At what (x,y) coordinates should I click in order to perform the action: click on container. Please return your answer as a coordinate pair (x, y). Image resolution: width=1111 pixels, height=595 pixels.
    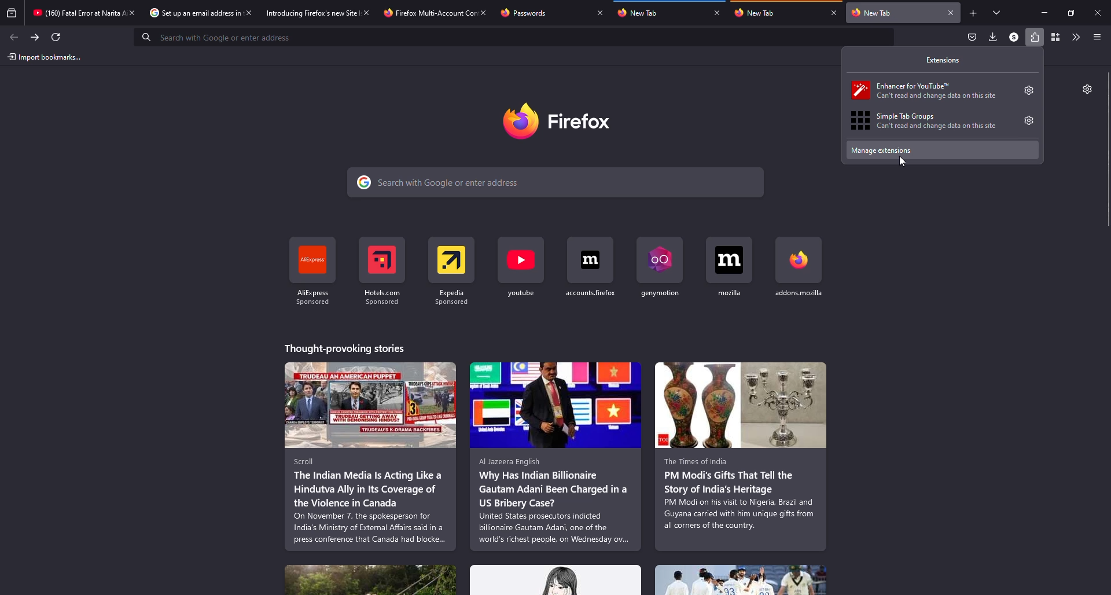
    Looking at the image, I should click on (1055, 36).